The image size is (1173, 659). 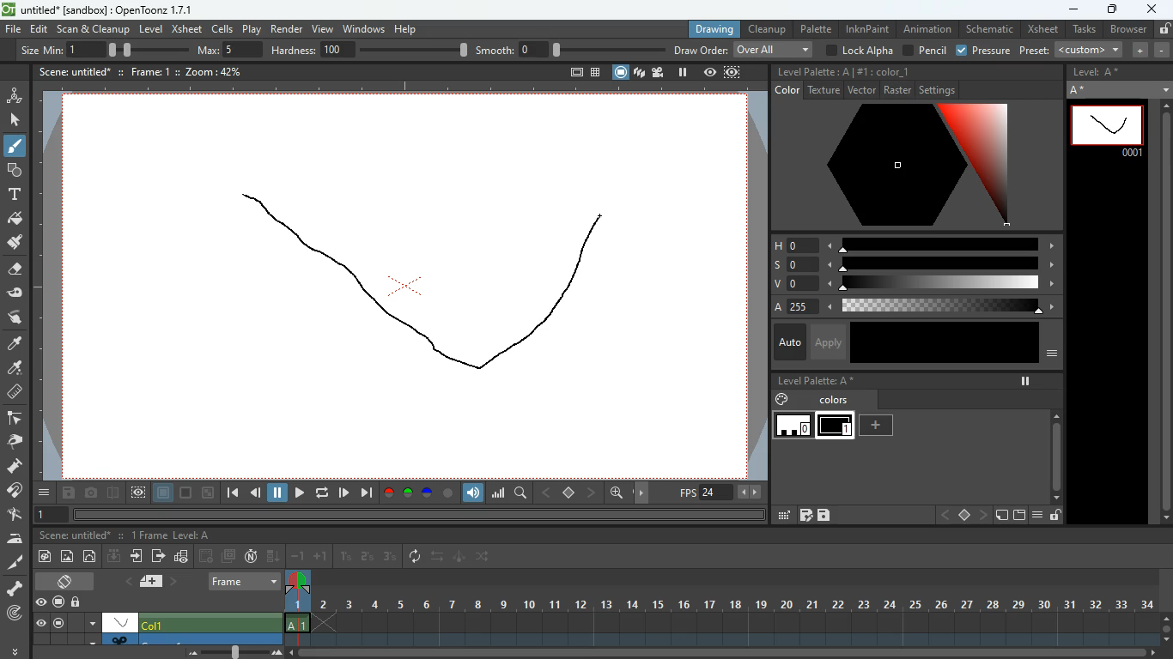 What do you see at coordinates (274, 555) in the screenshot?
I see `down` at bounding box center [274, 555].